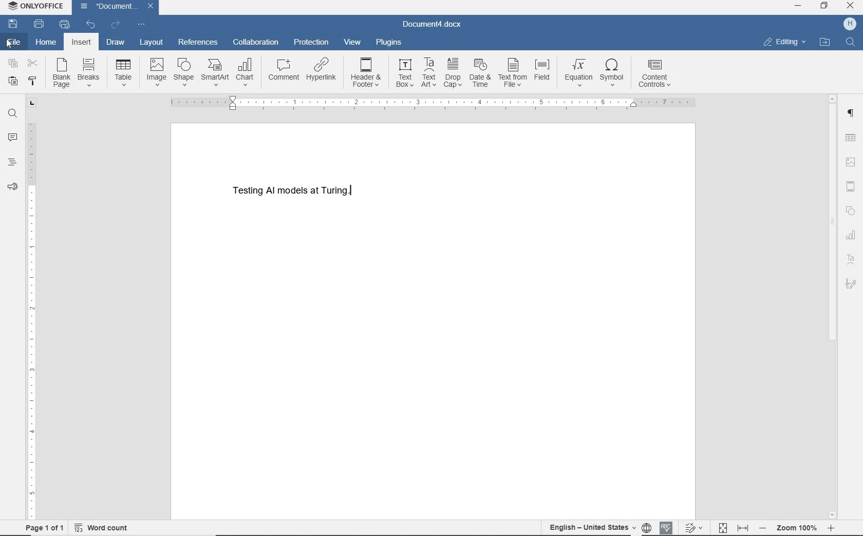  I want to click on print file, so click(39, 26).